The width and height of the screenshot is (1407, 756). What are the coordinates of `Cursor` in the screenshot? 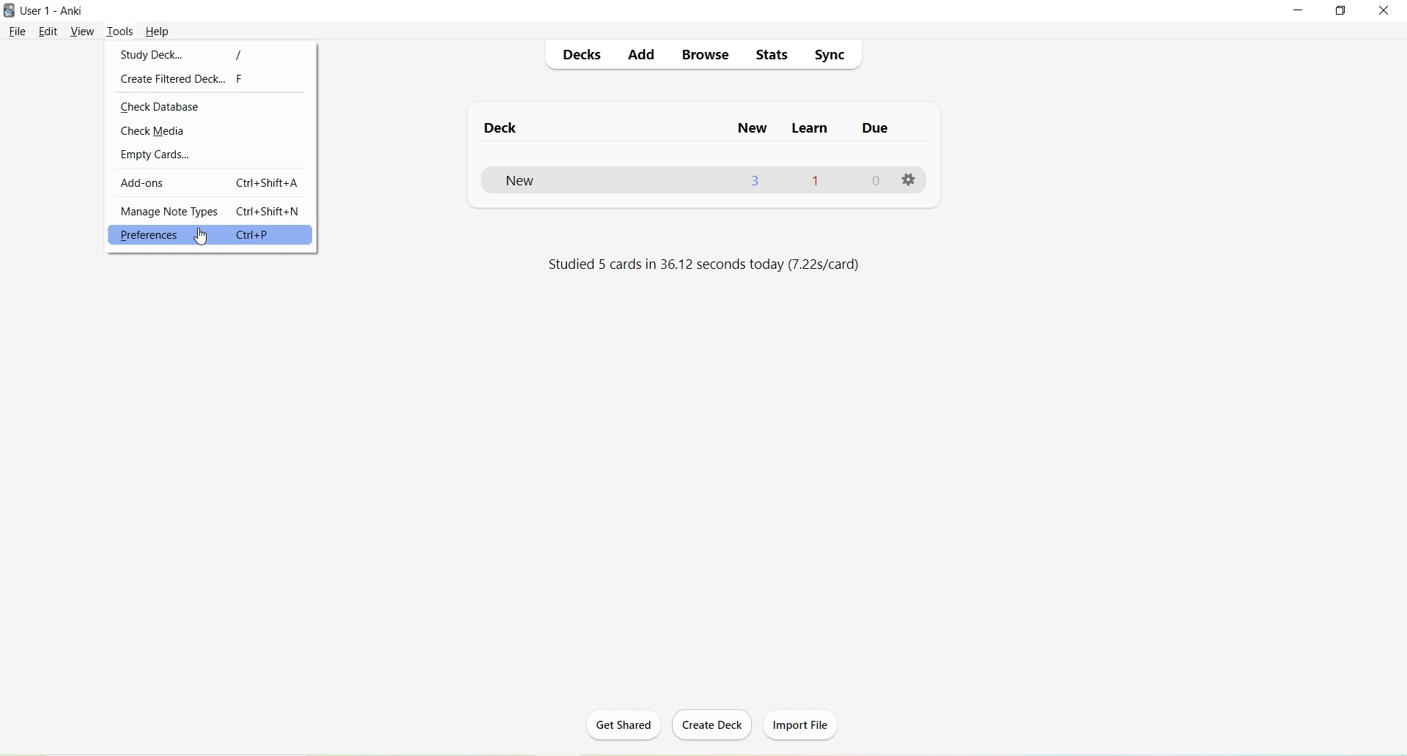 It's located at (207, 237).